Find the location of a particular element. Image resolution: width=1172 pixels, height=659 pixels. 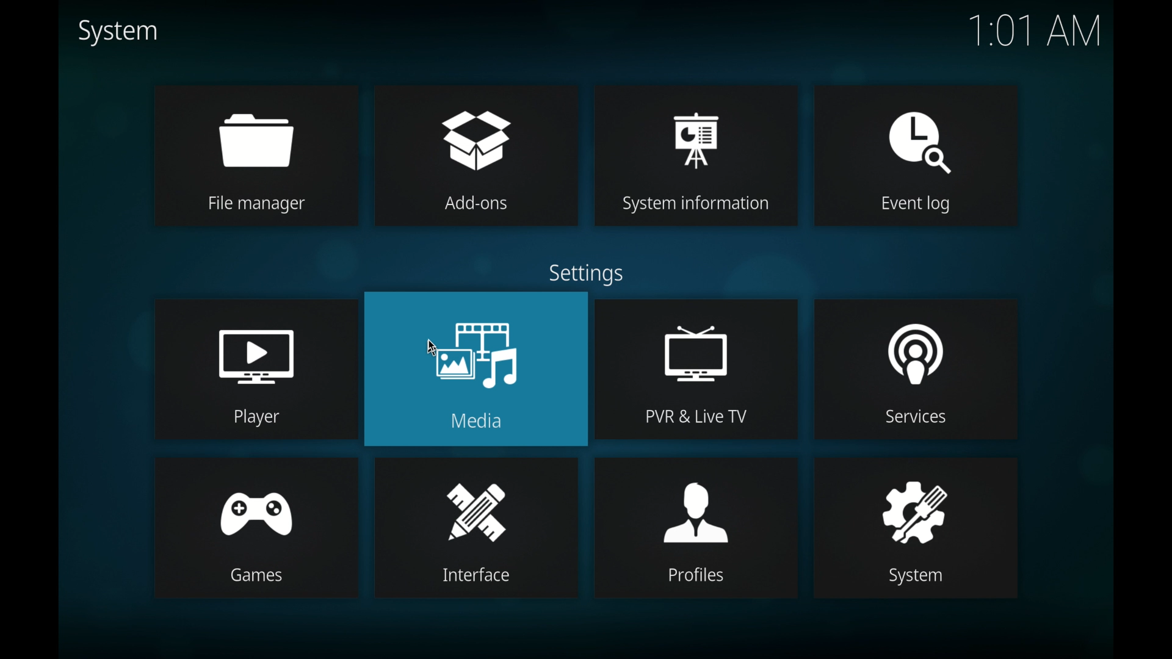

event log is located at coordinates (913, 131).